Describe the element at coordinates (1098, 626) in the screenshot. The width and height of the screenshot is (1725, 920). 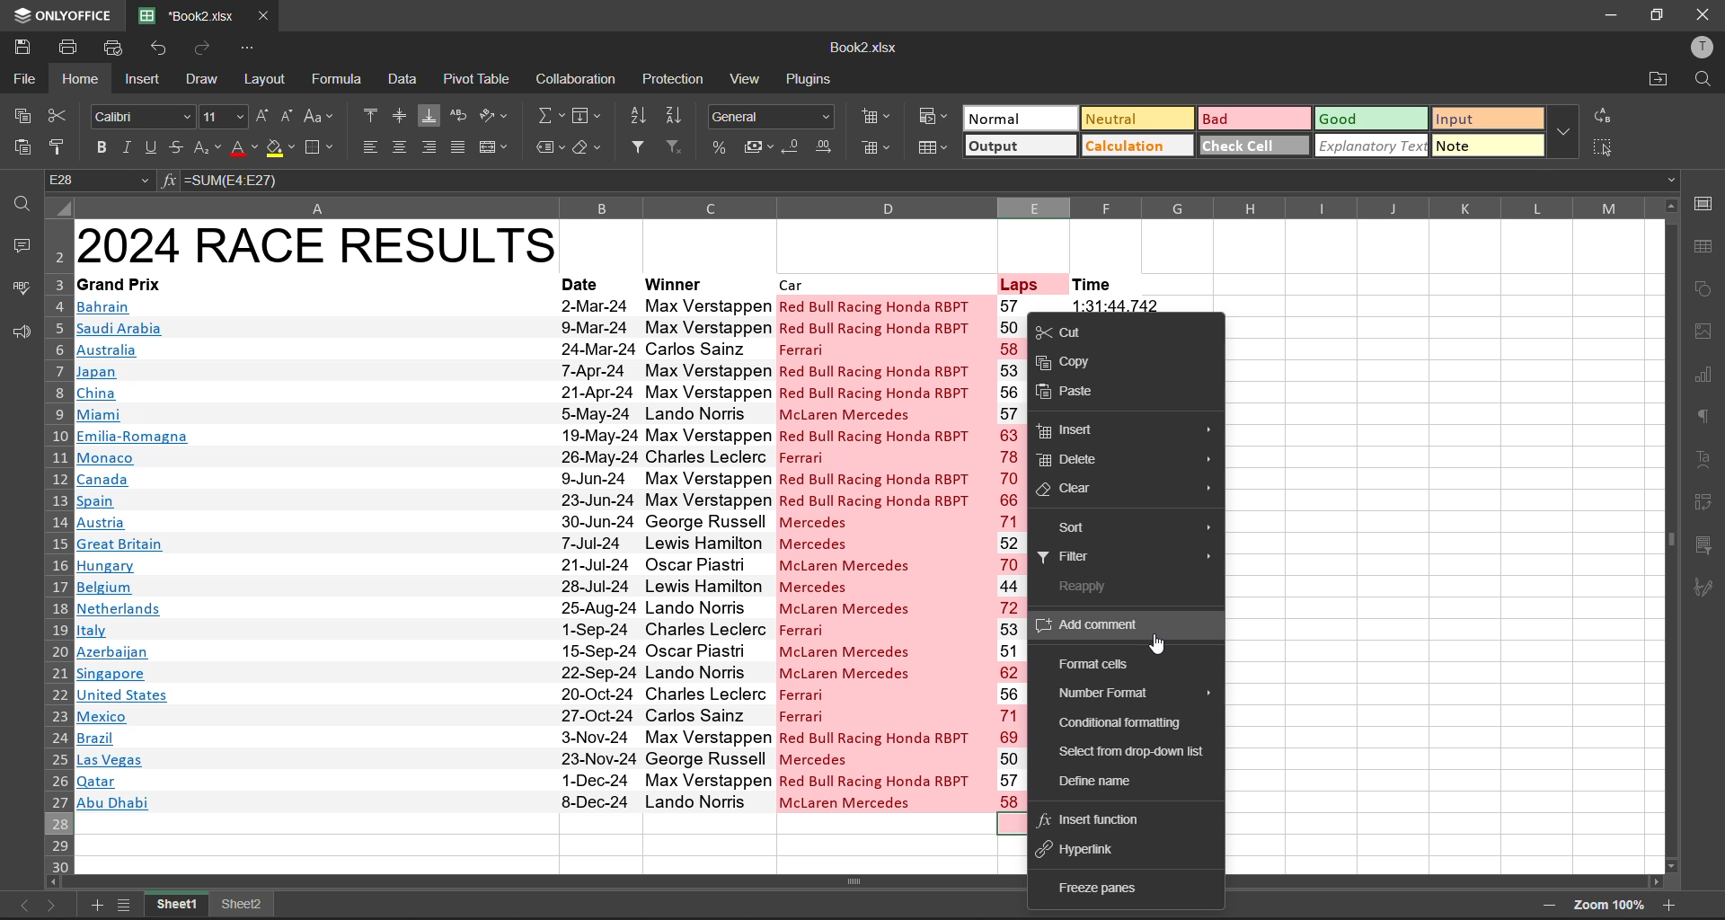
I see `add comment` at that location.